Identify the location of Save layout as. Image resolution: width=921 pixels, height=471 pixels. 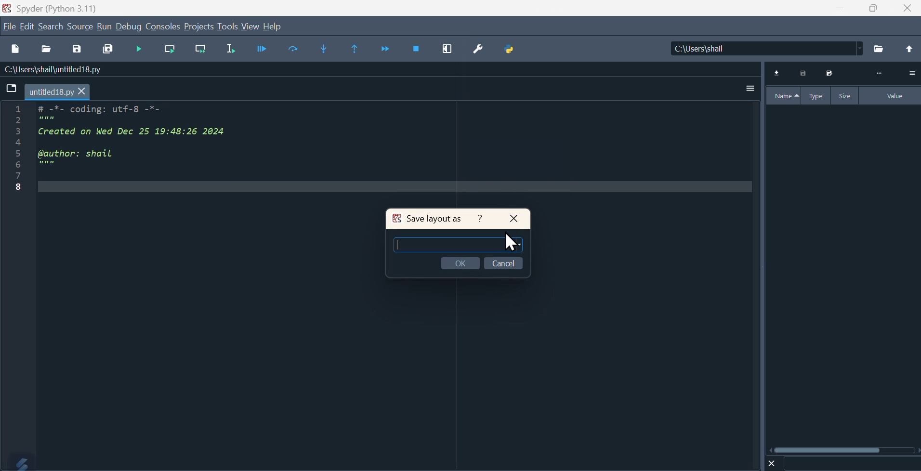
(427, 219).